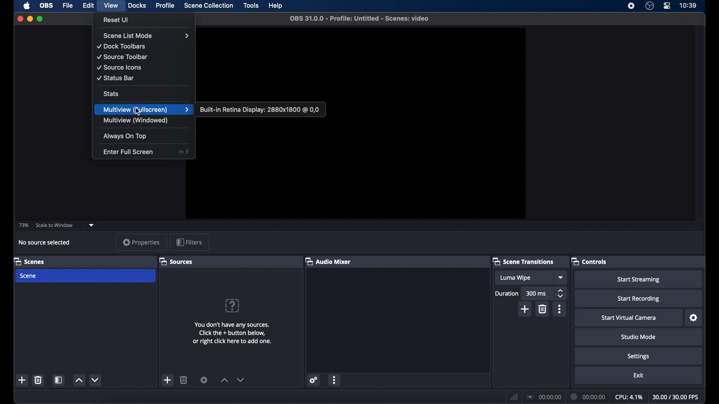  I want to click on decrement, so click(95, 380).